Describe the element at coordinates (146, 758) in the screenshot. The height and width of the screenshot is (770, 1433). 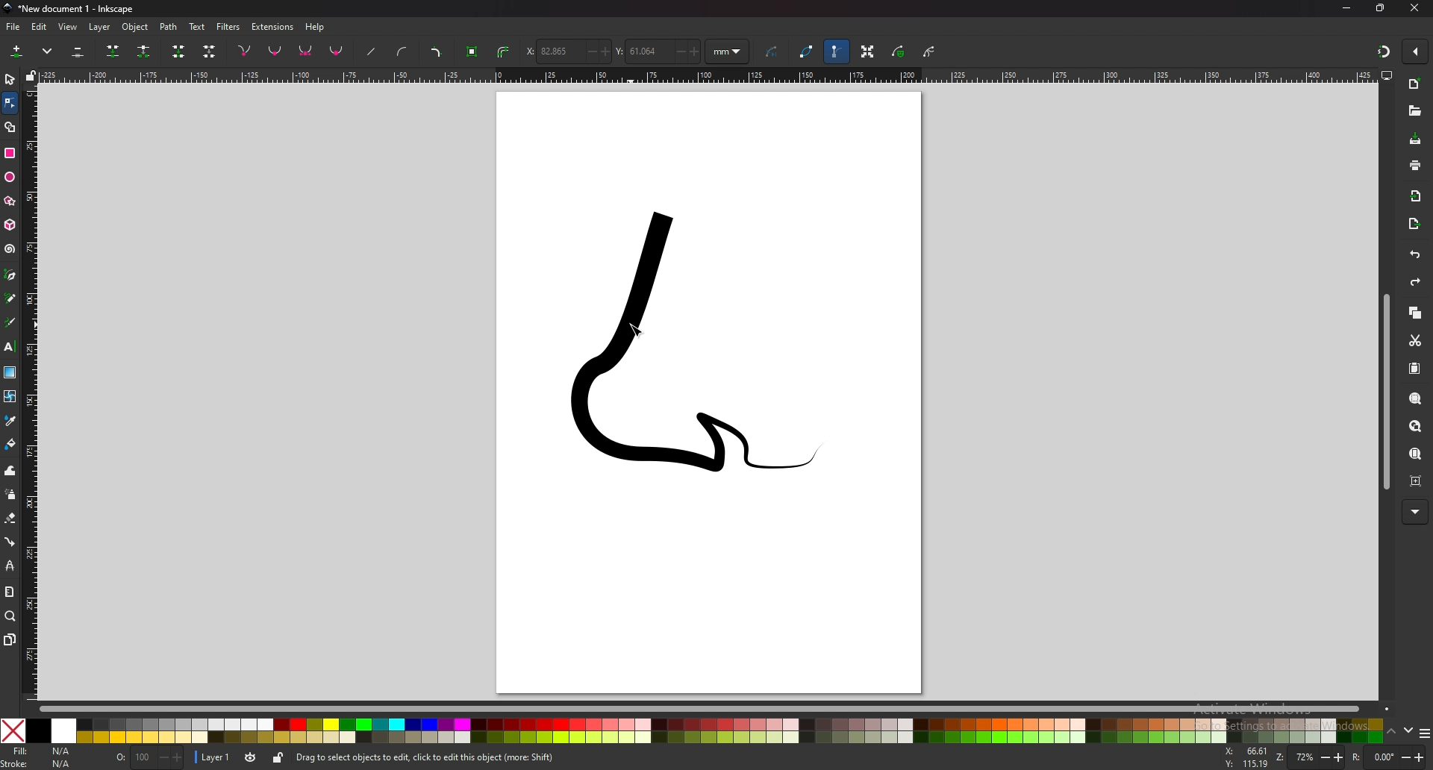
I see `opacity` at that location.